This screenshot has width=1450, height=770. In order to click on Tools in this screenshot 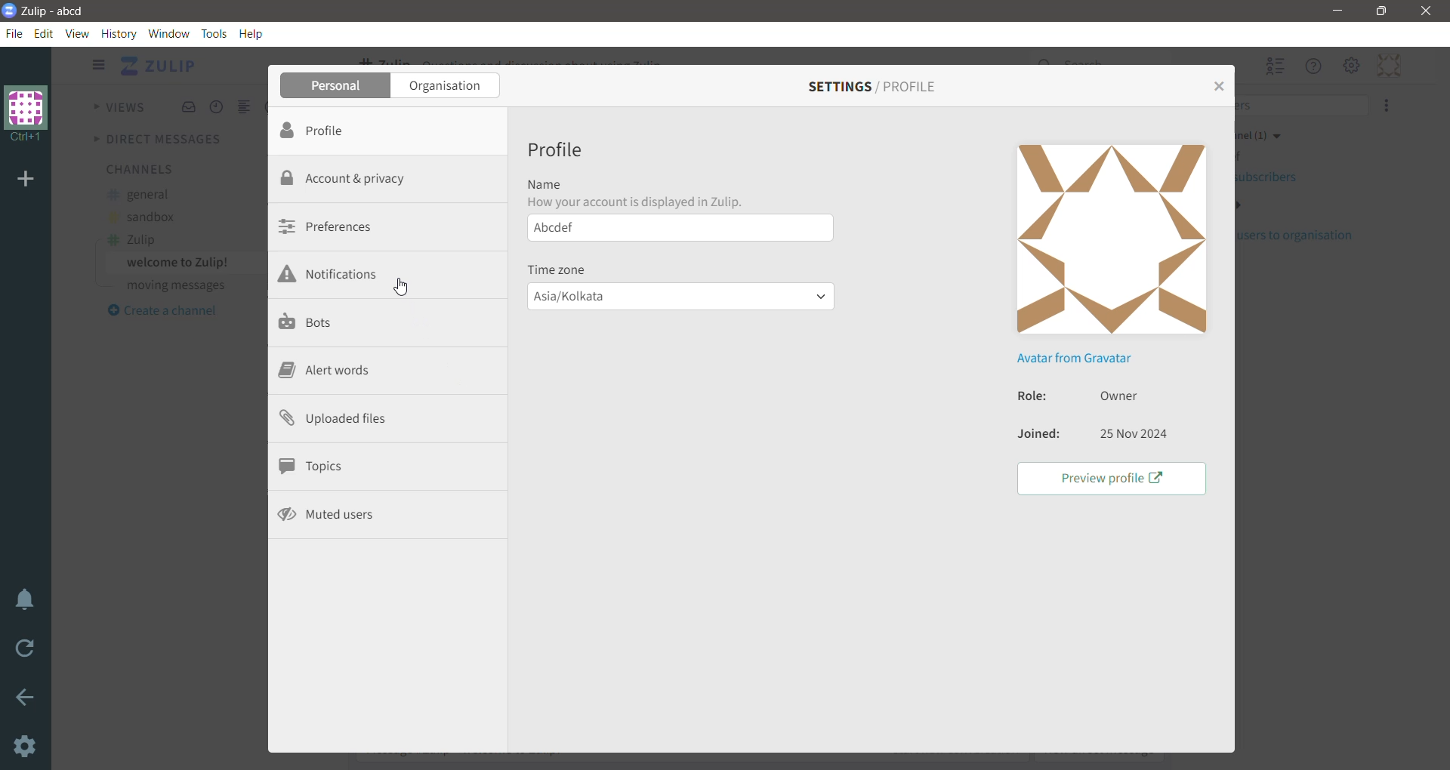, I will do `click(216, 33)`.